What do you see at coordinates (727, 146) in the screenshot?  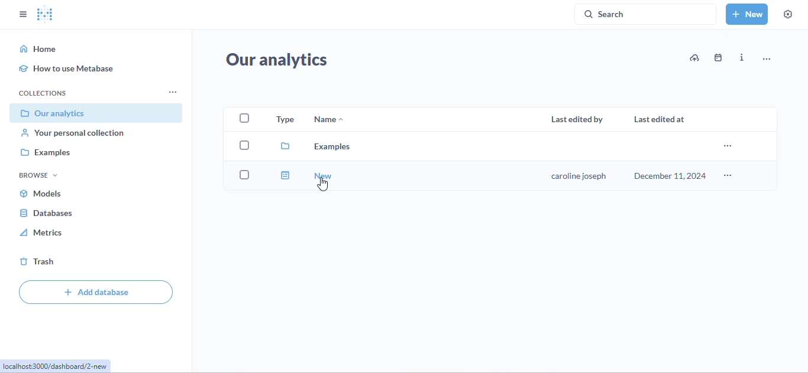 I see `more` at bounding box center [727, 146].